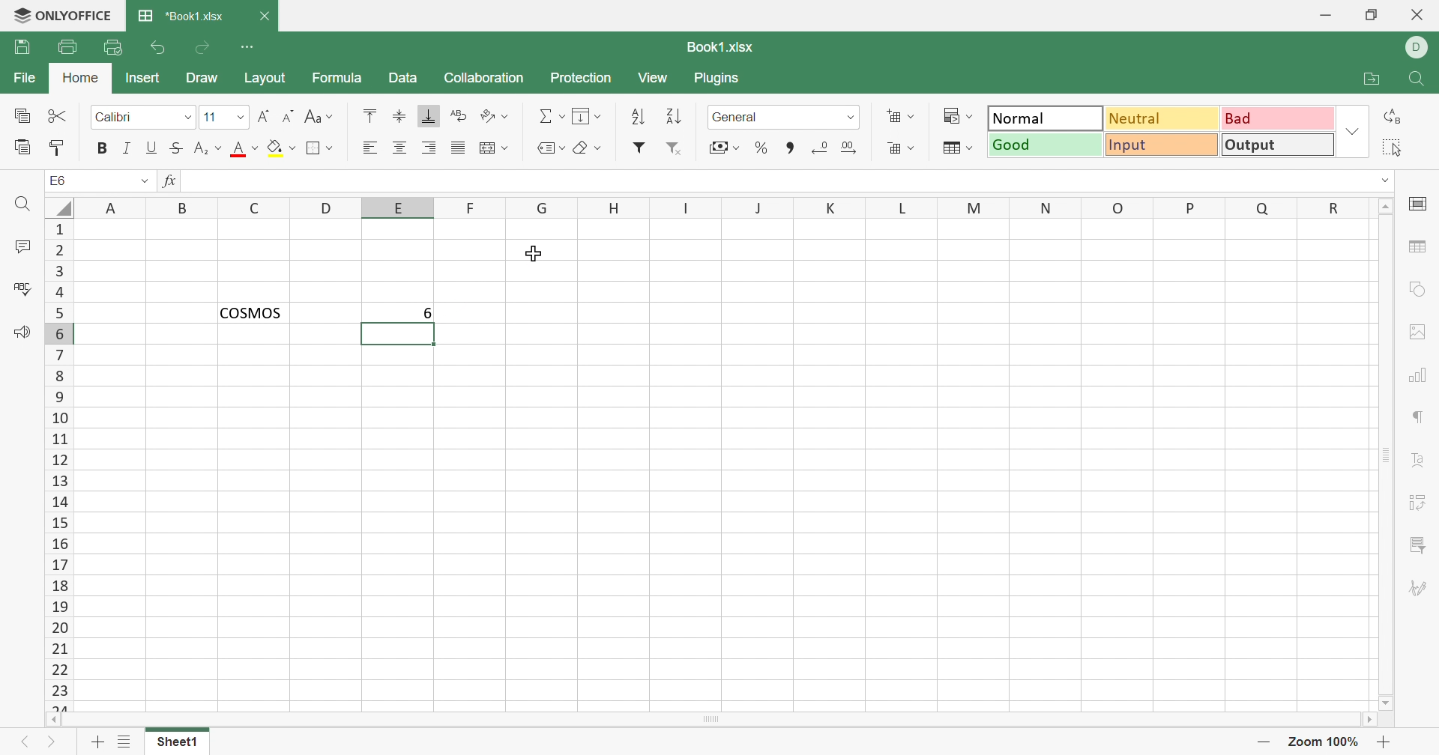 This screenshot has width=1439, height=755. Describe the element at coordinates (143, 181) in the screenshot. I see `Drop Down` at that location.